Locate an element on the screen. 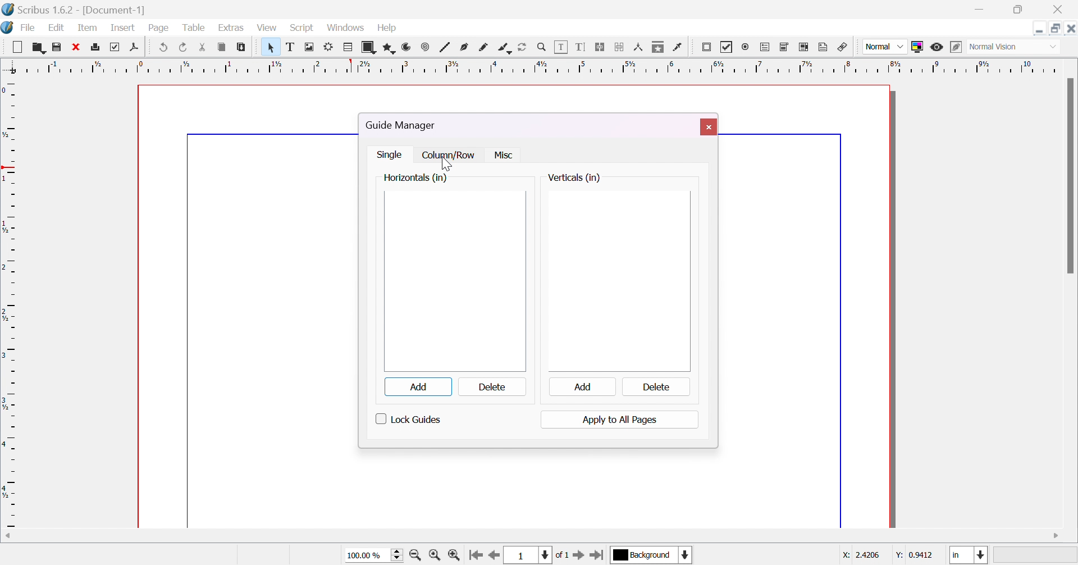 The height and width of the screenshot is (565, 1078). minimize is located at coordinates (977, 10).